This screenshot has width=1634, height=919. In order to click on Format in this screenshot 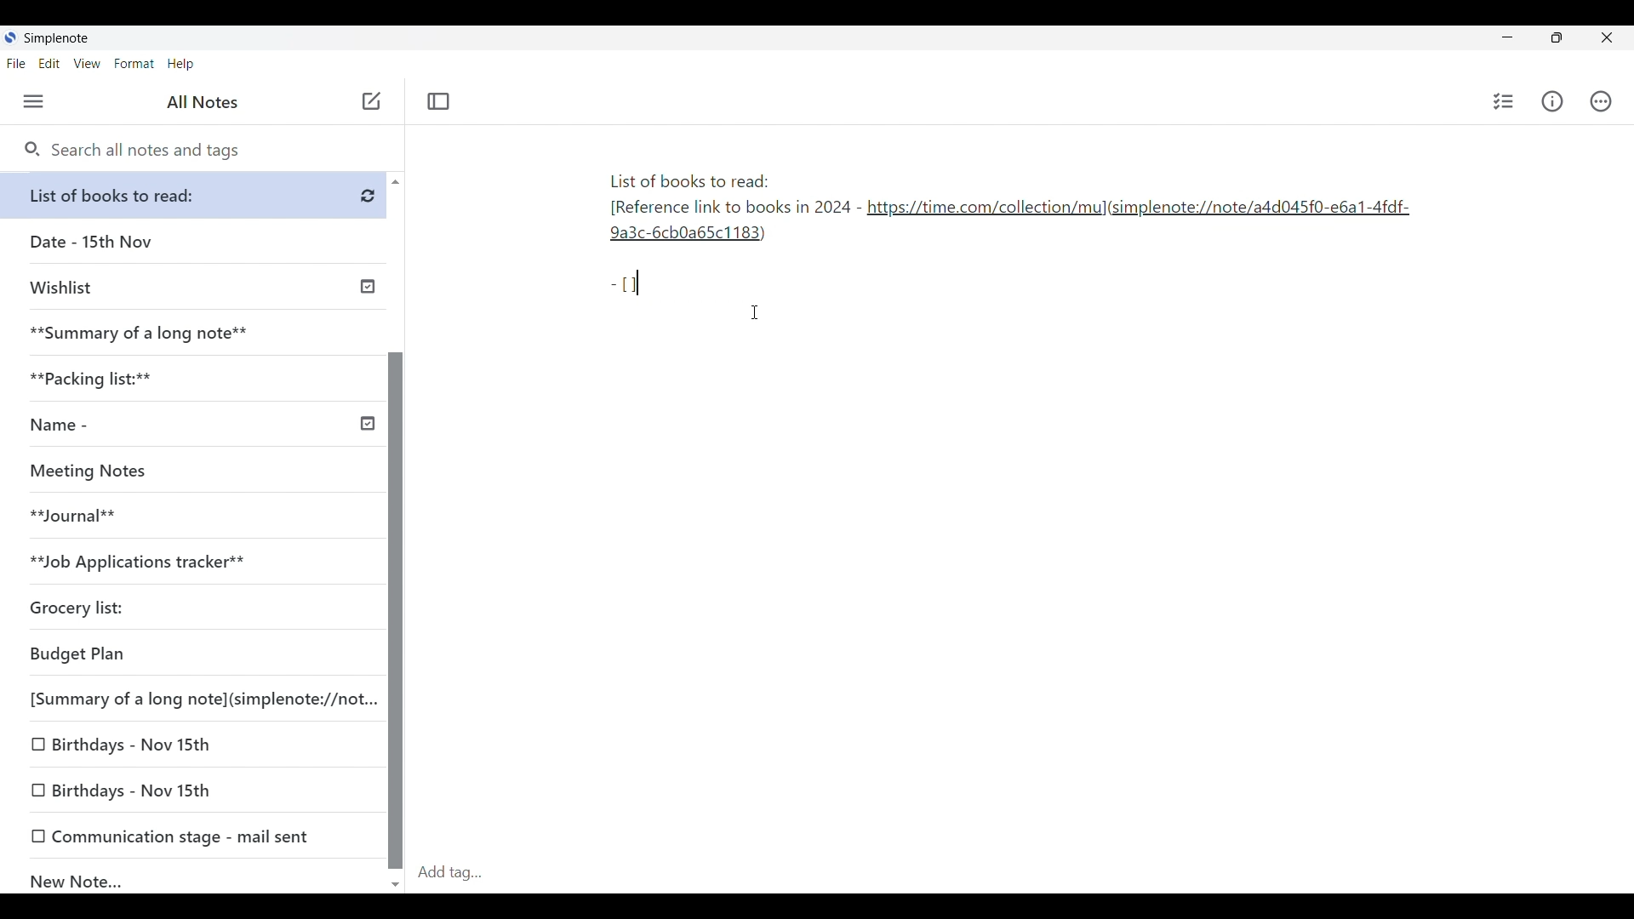, I will do `click(134, 64)`.